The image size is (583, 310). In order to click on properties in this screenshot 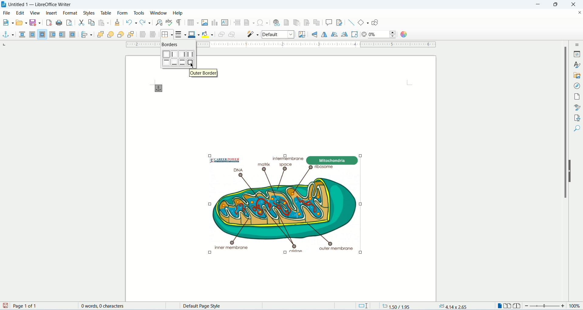, I will do `click(577, 54)`.